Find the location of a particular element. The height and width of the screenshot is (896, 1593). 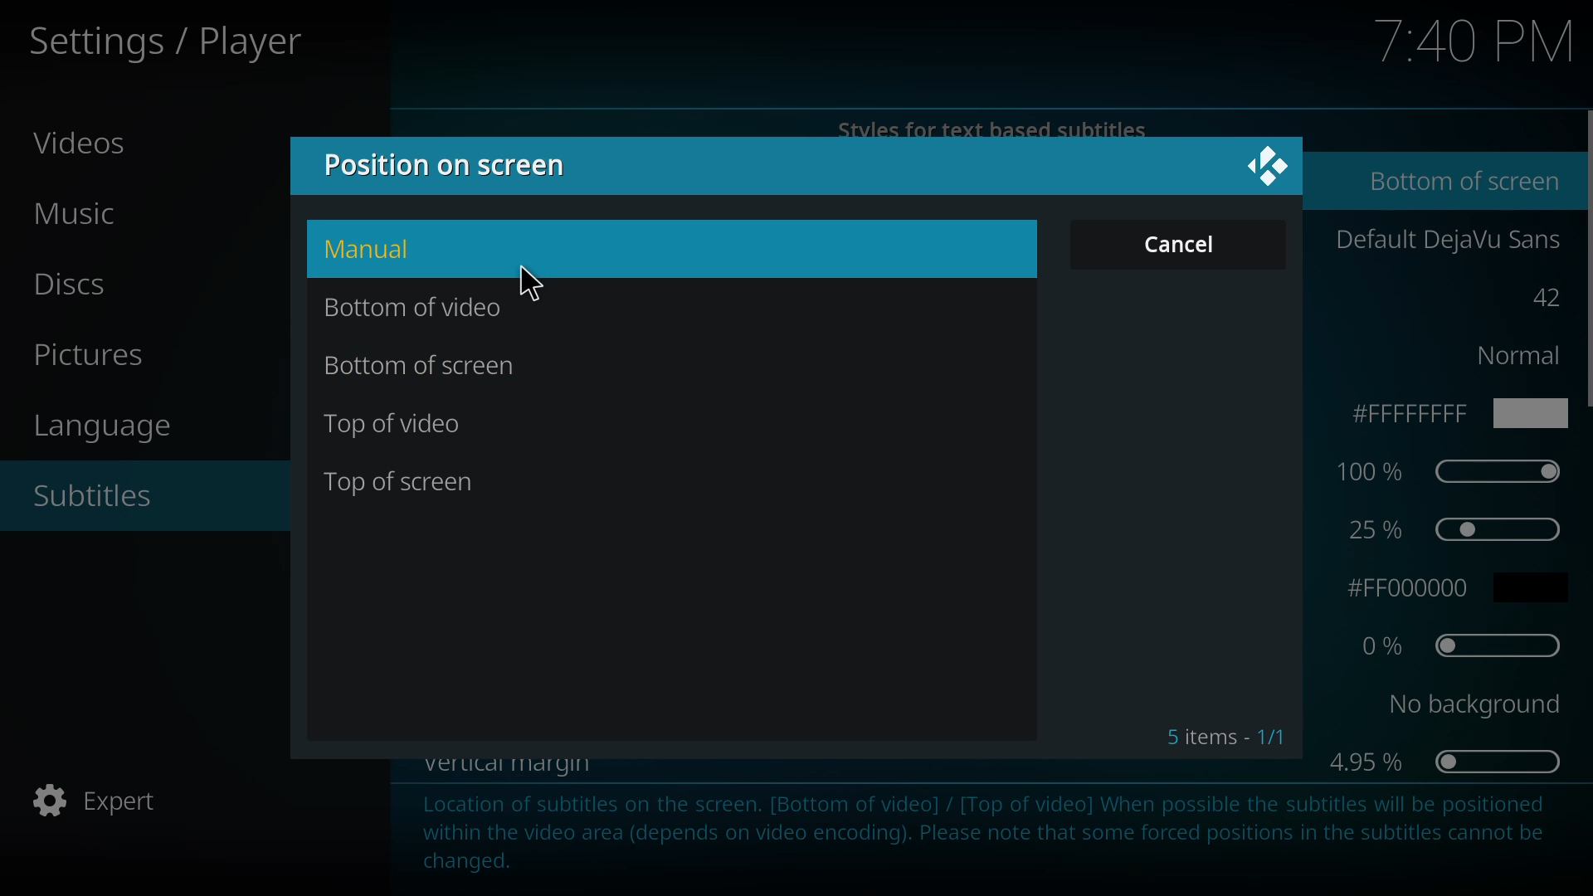

cursor is located at coordinates (533, 280).